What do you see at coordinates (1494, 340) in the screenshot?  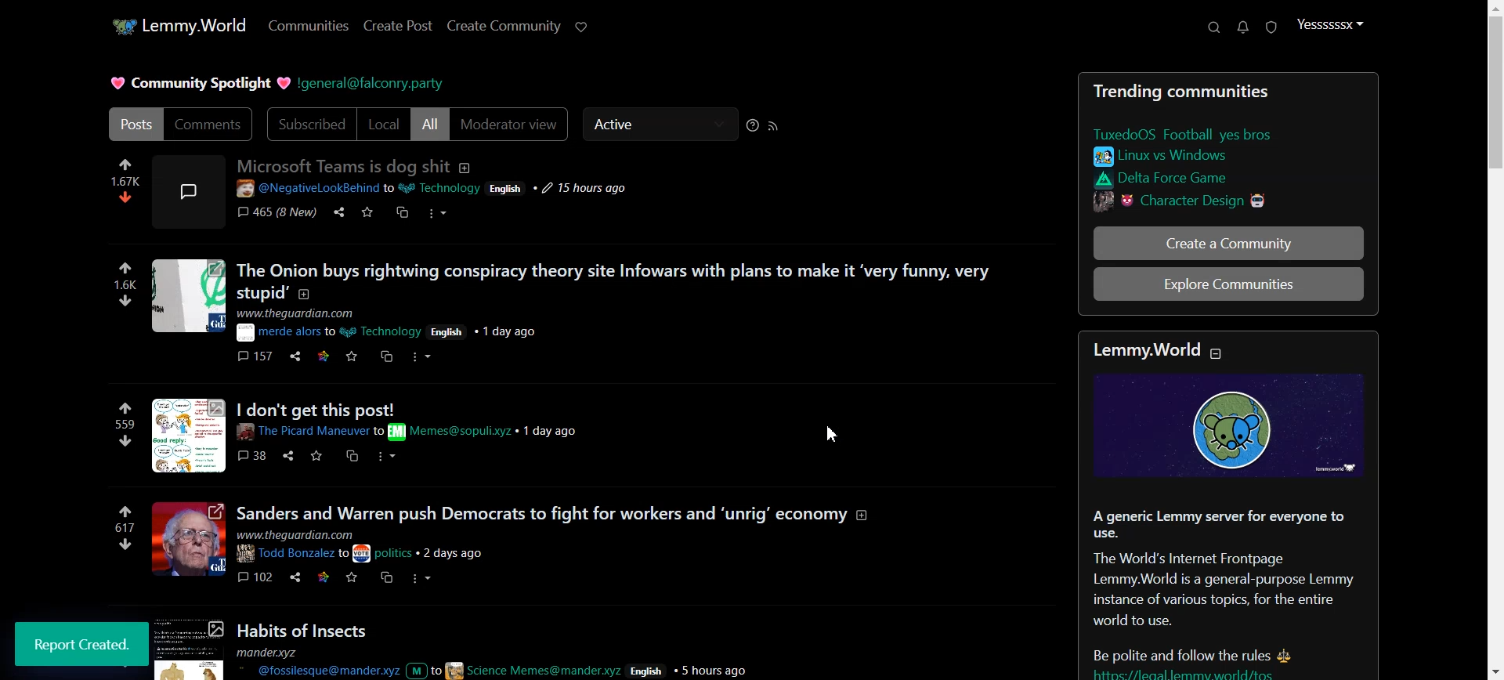 I see `Vertical scroll bar` at bounding box center [1494, 340].